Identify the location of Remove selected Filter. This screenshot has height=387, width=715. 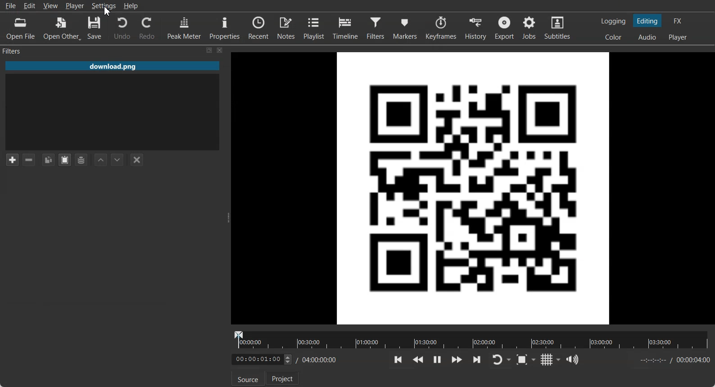
(30, 160).